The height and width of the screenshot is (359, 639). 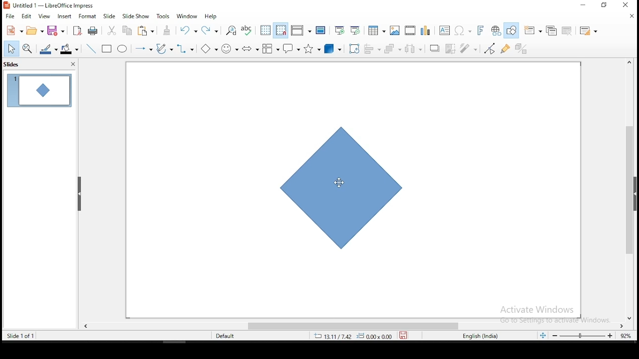 I want to click on master slide, so click(x=320, y=30).